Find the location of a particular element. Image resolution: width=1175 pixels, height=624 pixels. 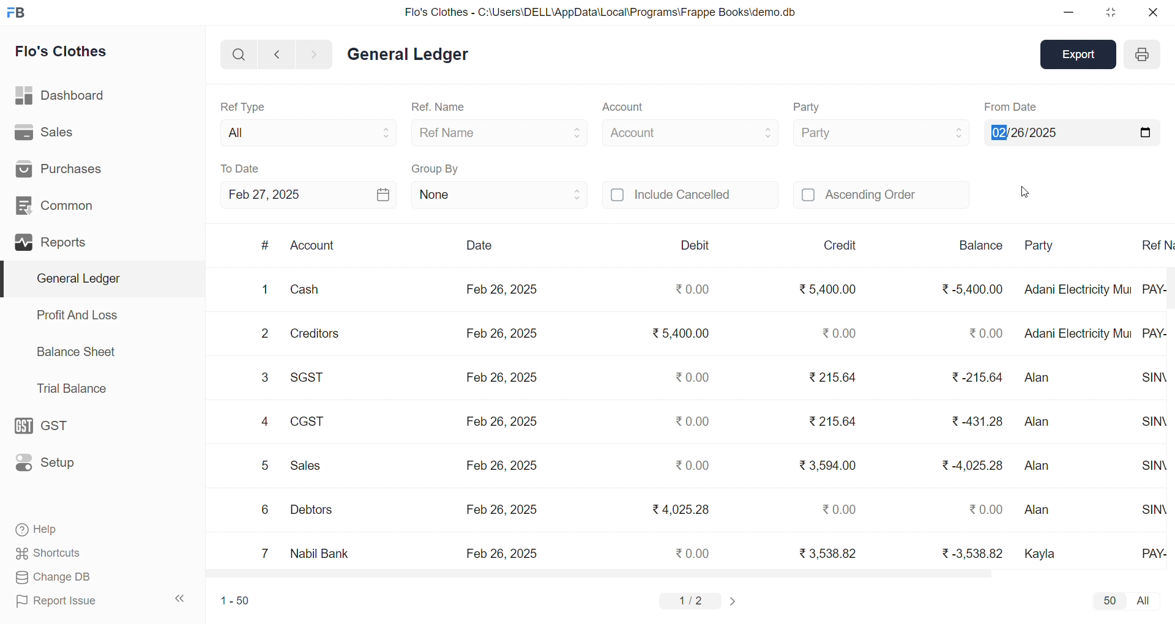

₹-4,025.28 is located at coordinates (972, 464).